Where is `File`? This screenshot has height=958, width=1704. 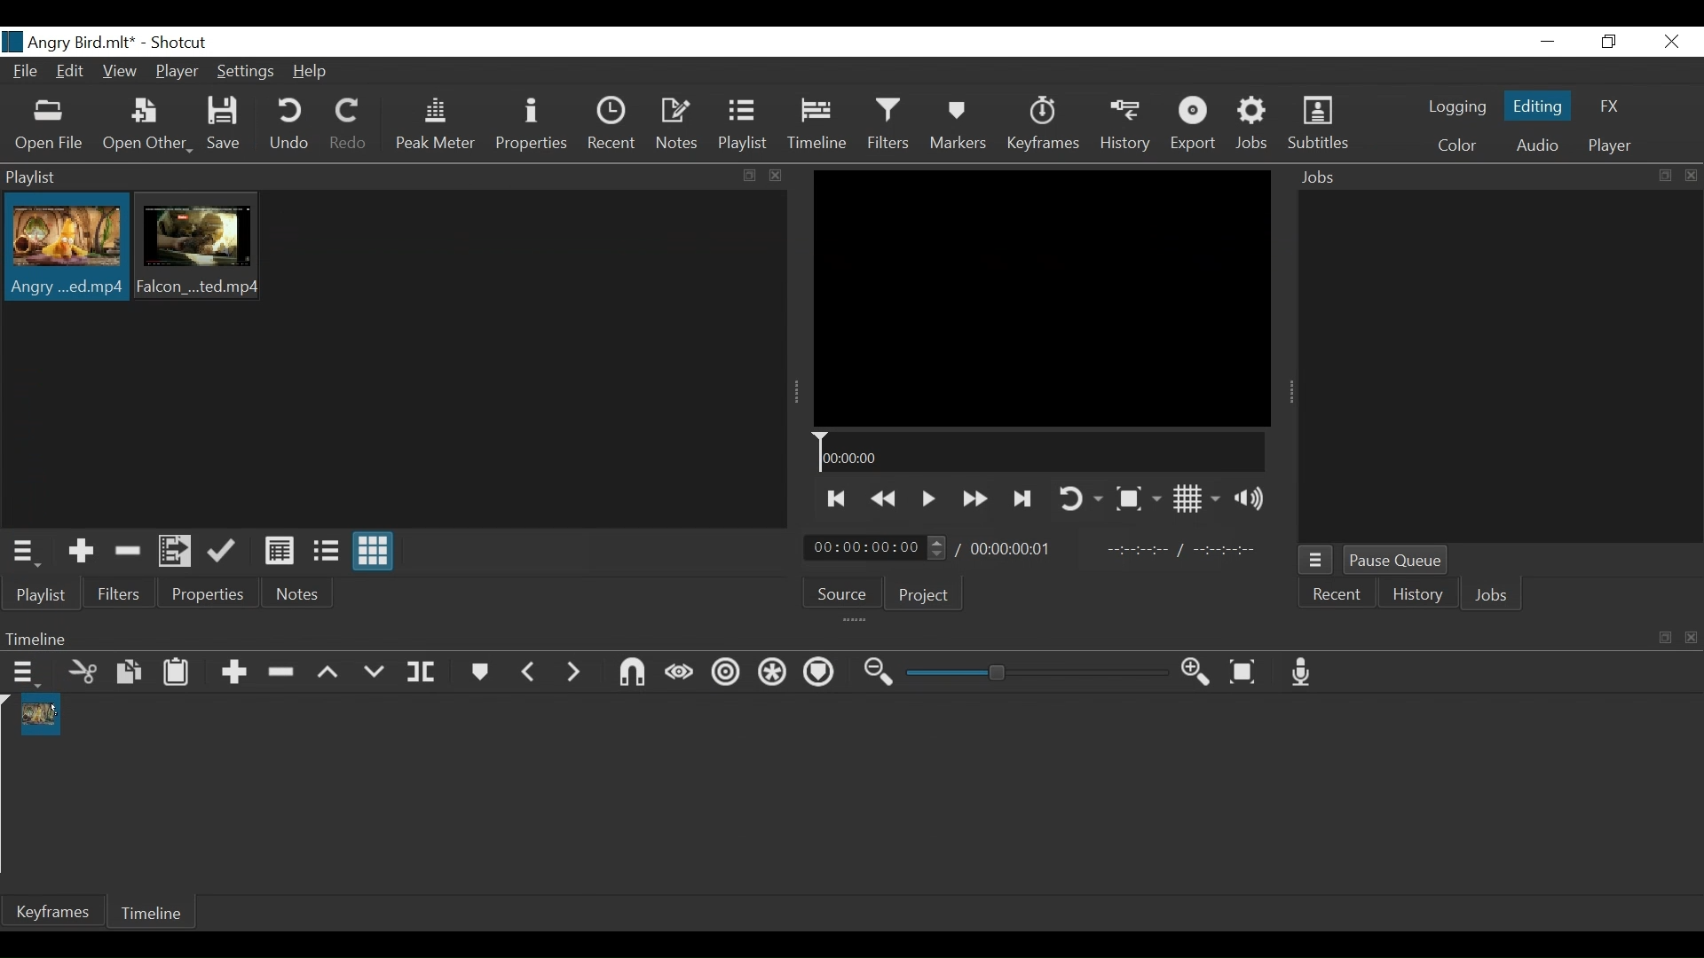
File is located at coordinates (28, 72).